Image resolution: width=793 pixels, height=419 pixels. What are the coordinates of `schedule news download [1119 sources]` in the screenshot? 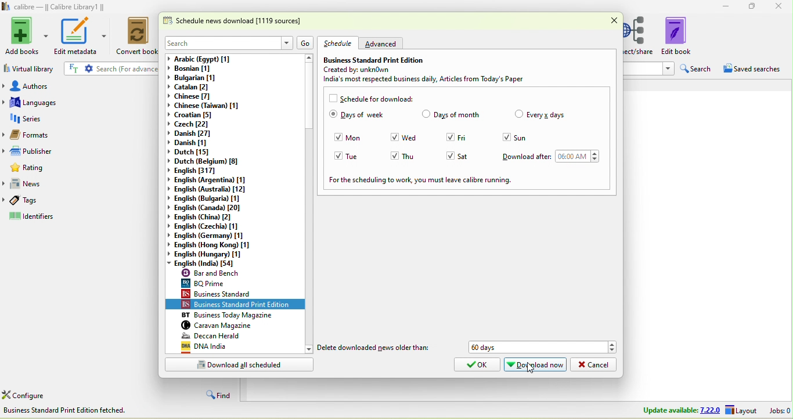 It's located at (236, 23).